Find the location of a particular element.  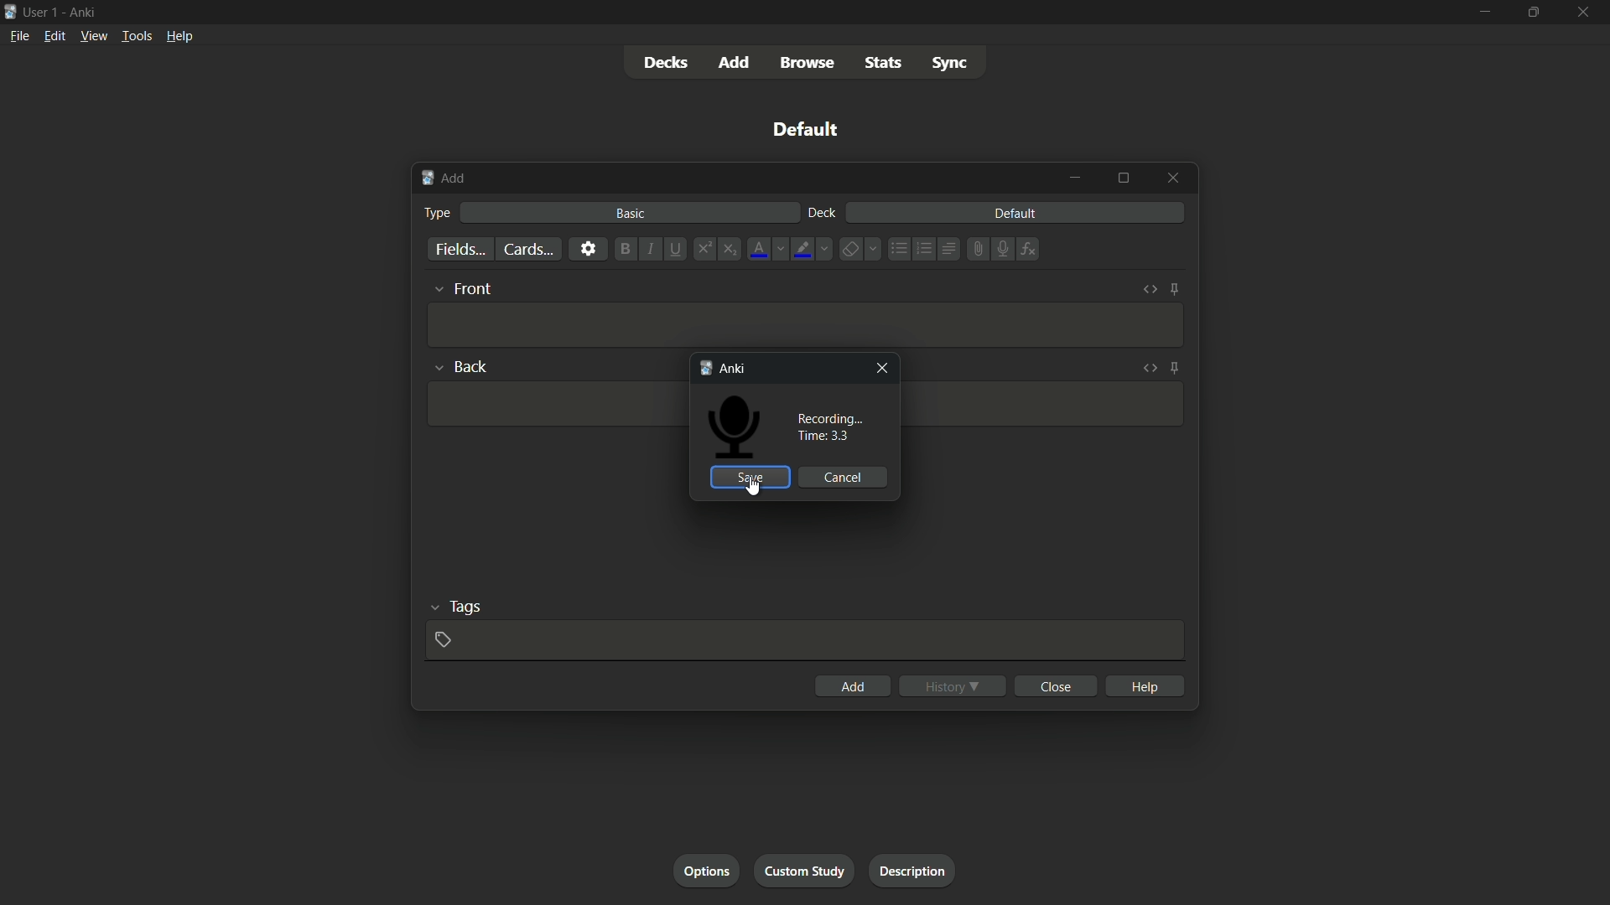

help menu is located at coordinates (179, 36).